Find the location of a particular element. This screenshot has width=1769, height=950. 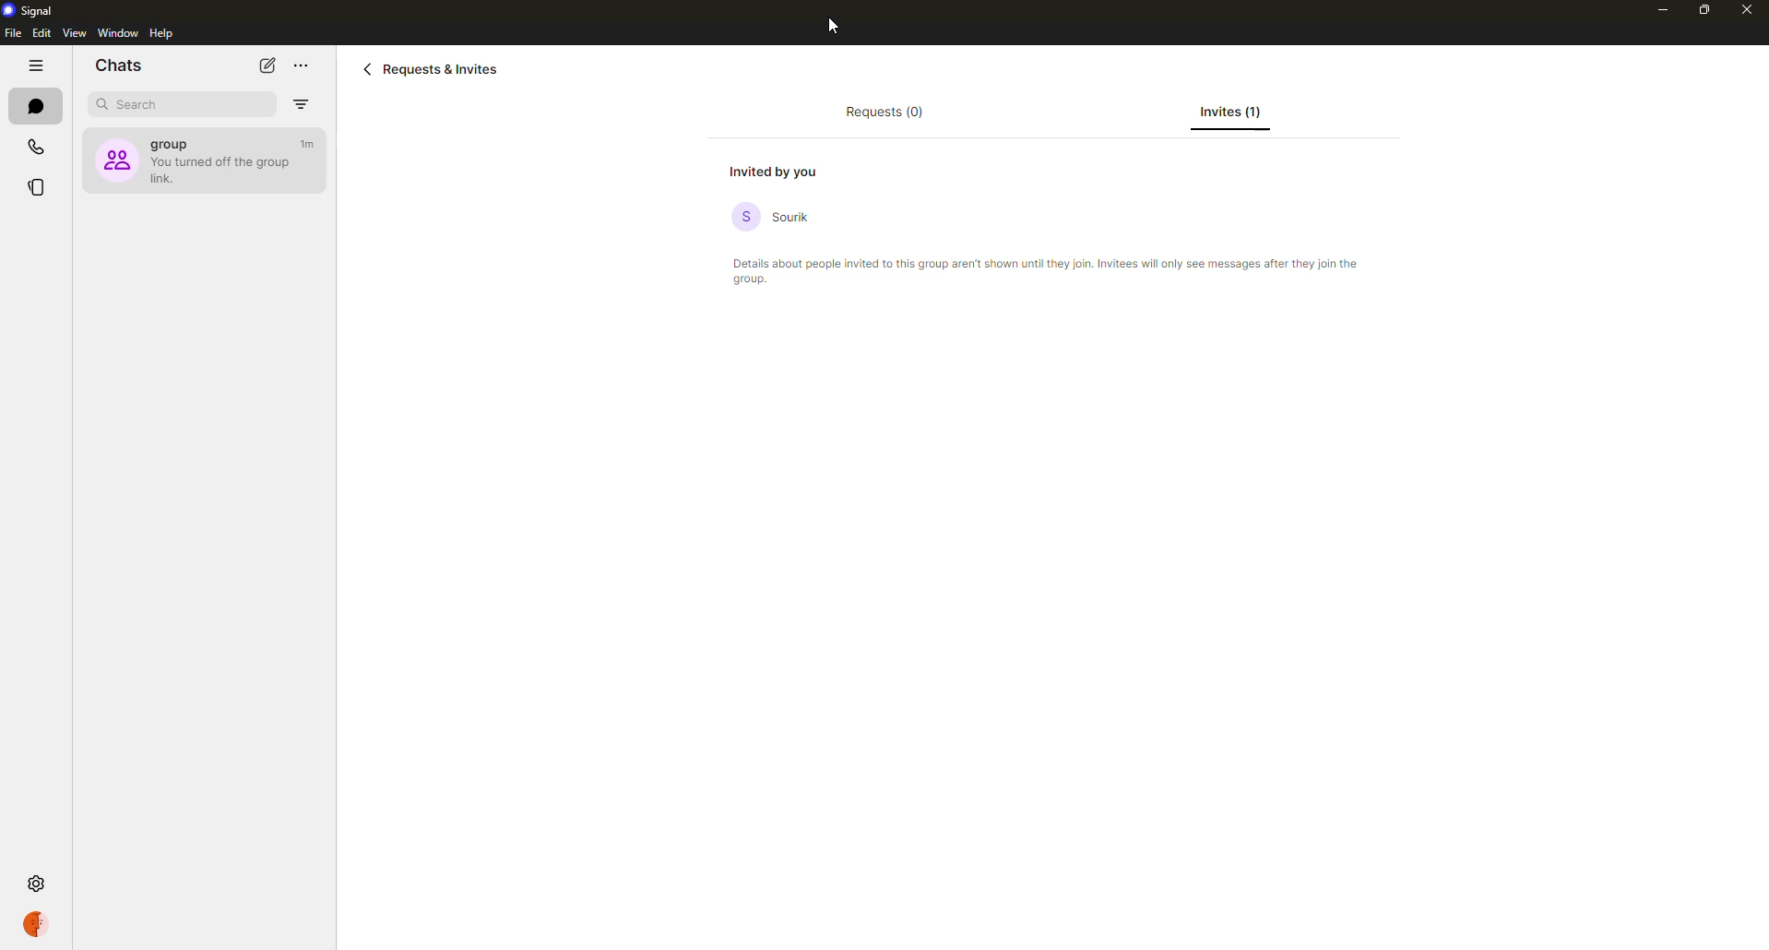

maximize is located at coordinates (1694, 11).